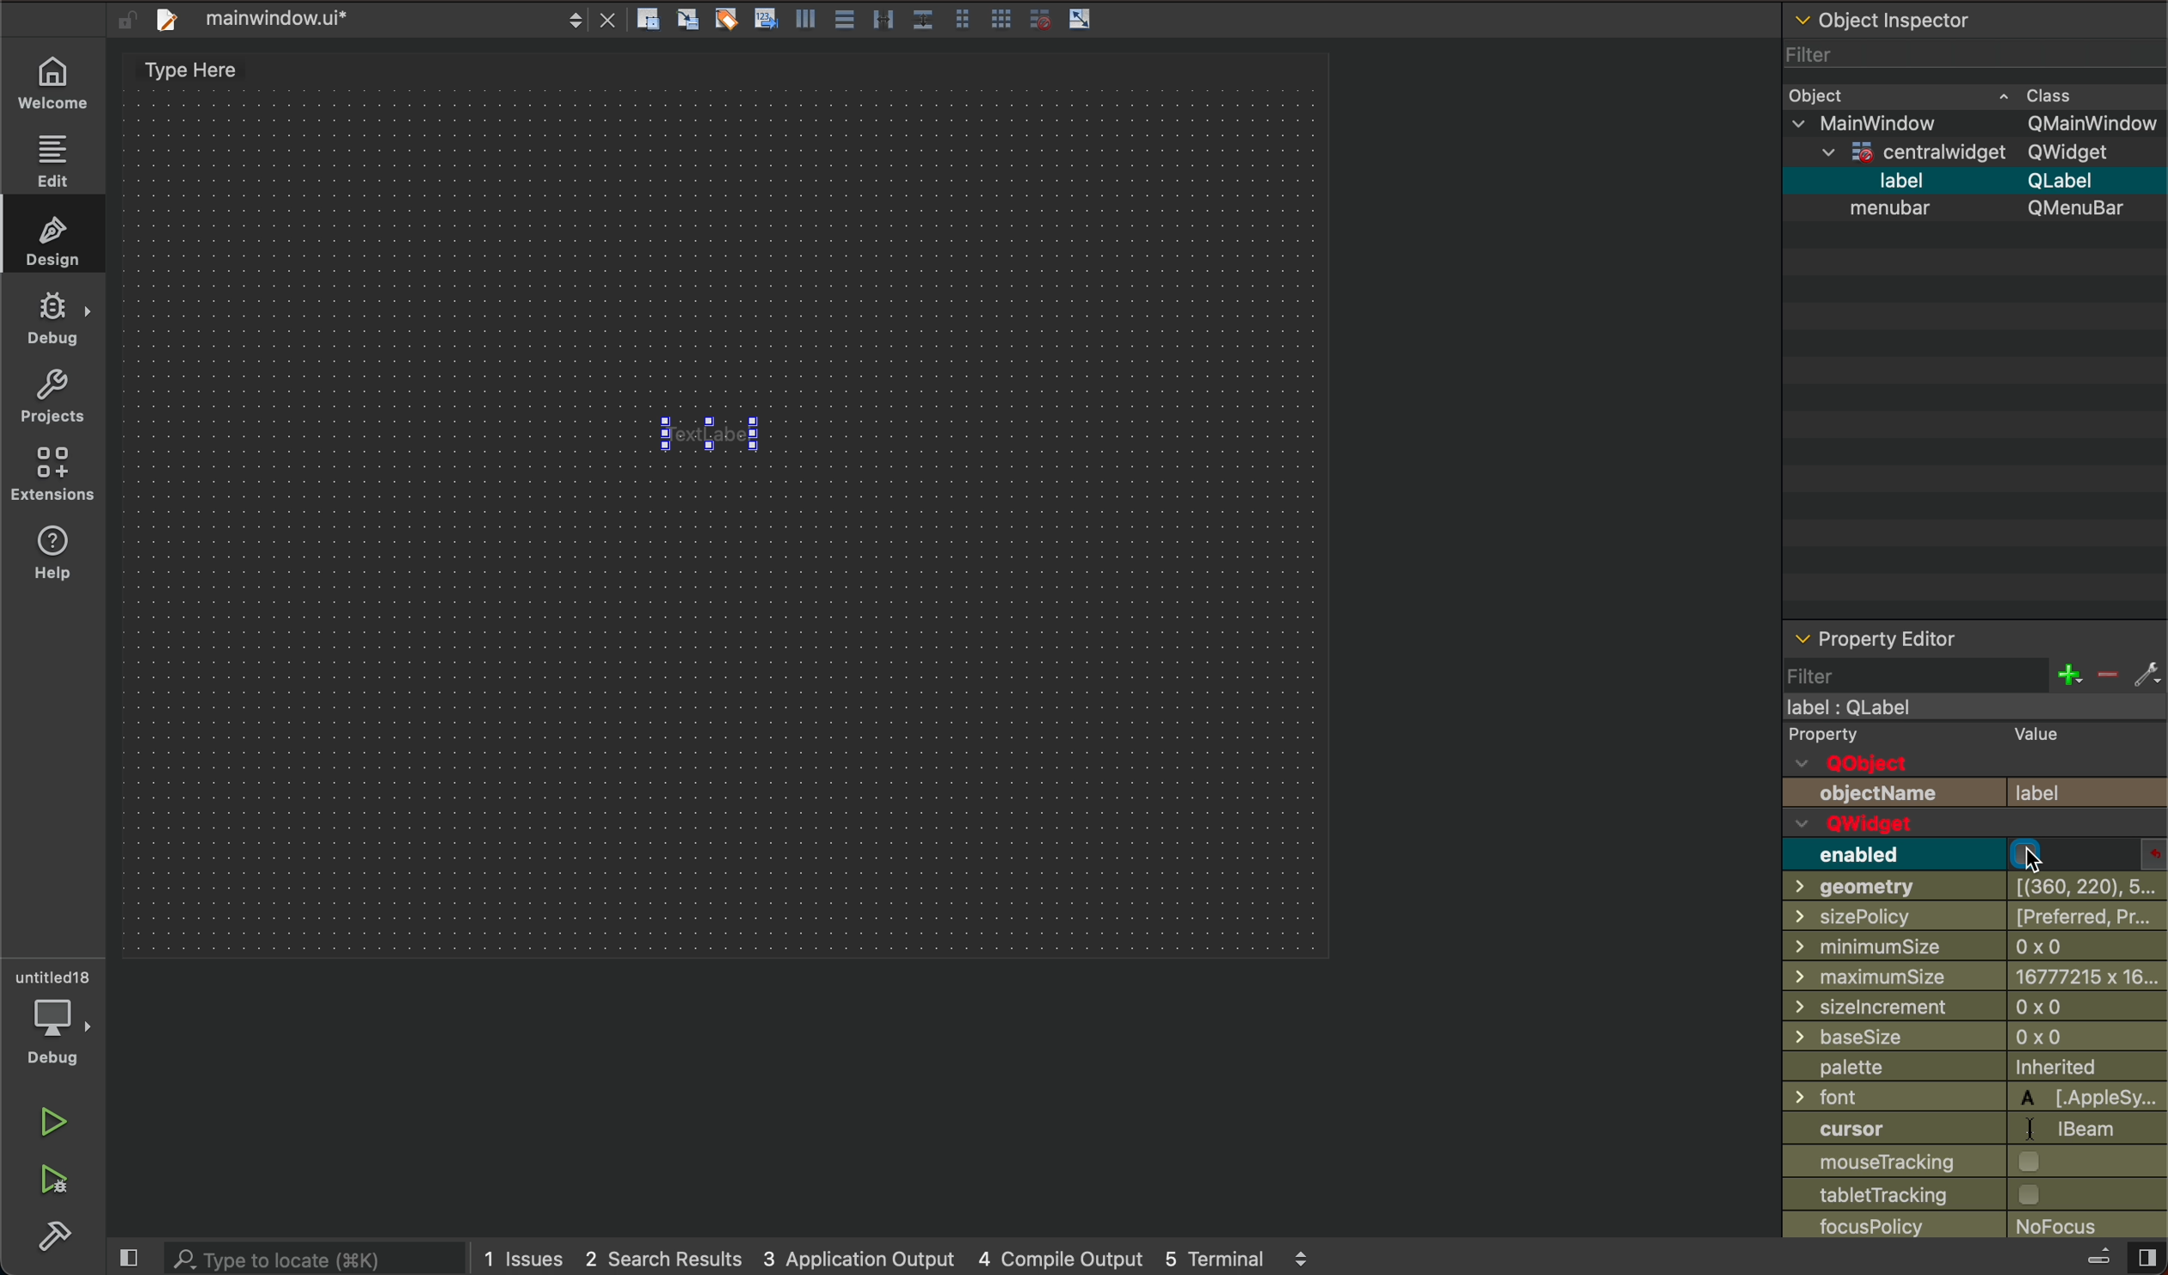 Image resolution: width=2168 pixels, height=1275 pixels. Describe the element at coordinates (1875, 122) in the screenshot. I see `mainwidow` at that location.